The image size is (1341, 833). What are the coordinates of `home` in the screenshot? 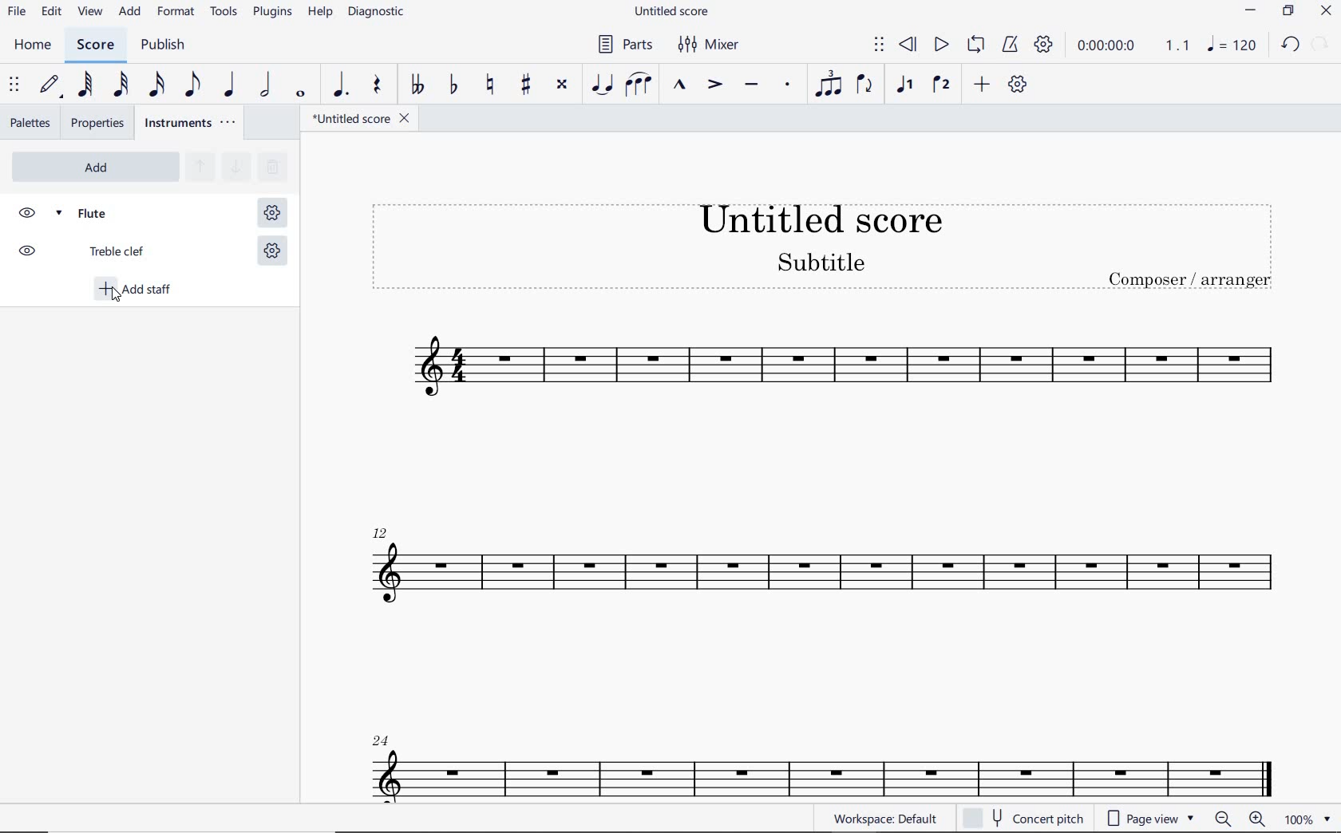 It's located at (37, 47).